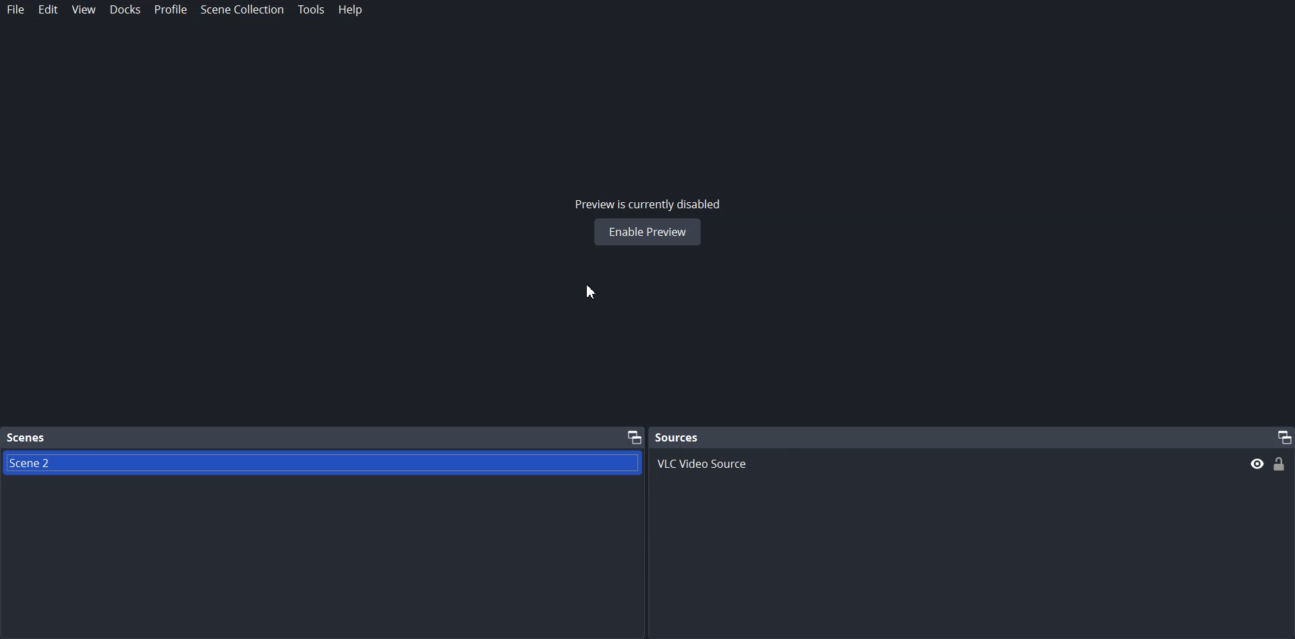 This screenshot has width=1295, height=639. Describe the element at coordinates (47, 10) in the screenshot. I see `Edit` at that location.